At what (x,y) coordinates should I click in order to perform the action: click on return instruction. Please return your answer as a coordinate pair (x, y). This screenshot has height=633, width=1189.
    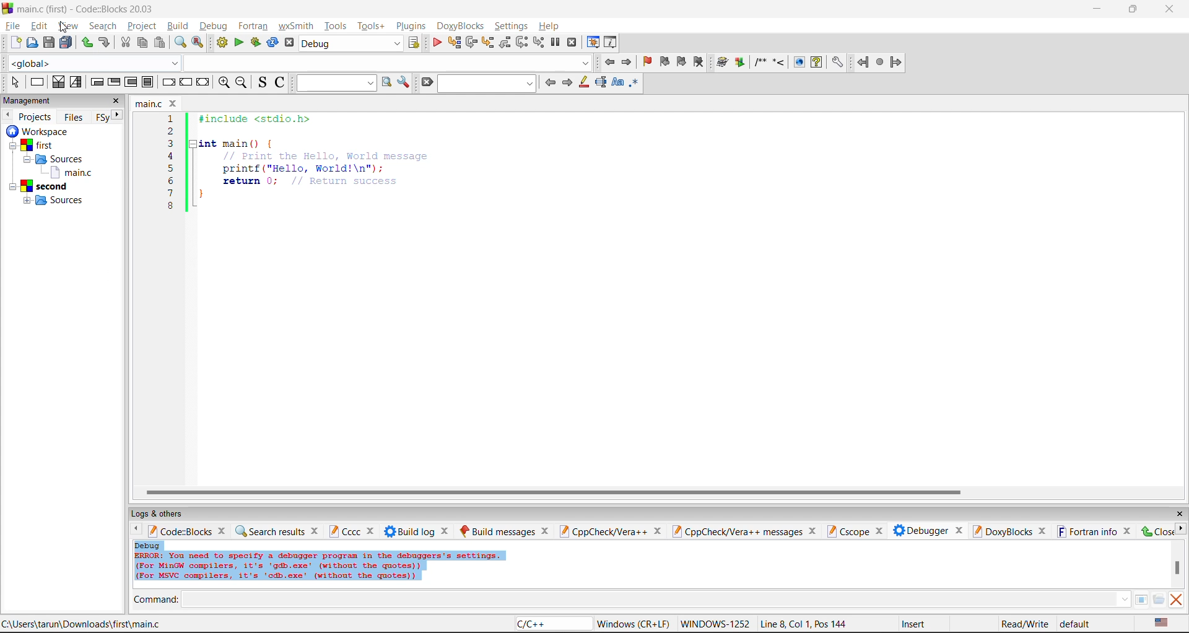
    Looking at the image, I should click on (204, 82).